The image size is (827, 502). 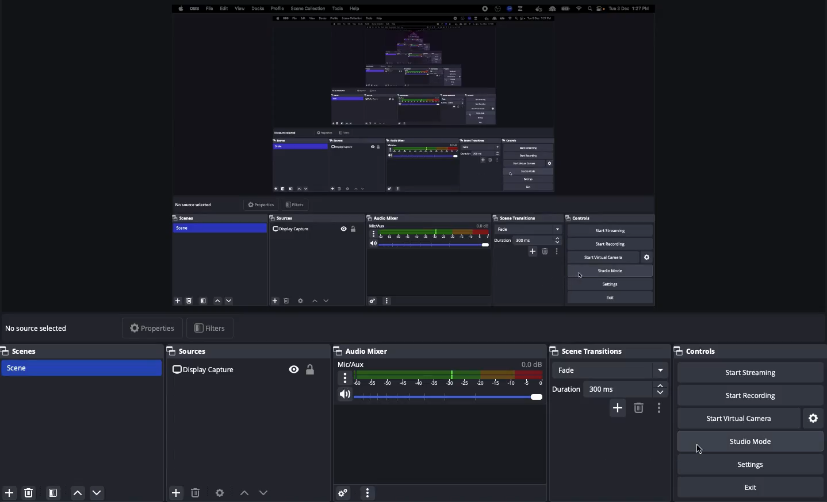 I want to click on Scene filter, so click(x=53, y=493).